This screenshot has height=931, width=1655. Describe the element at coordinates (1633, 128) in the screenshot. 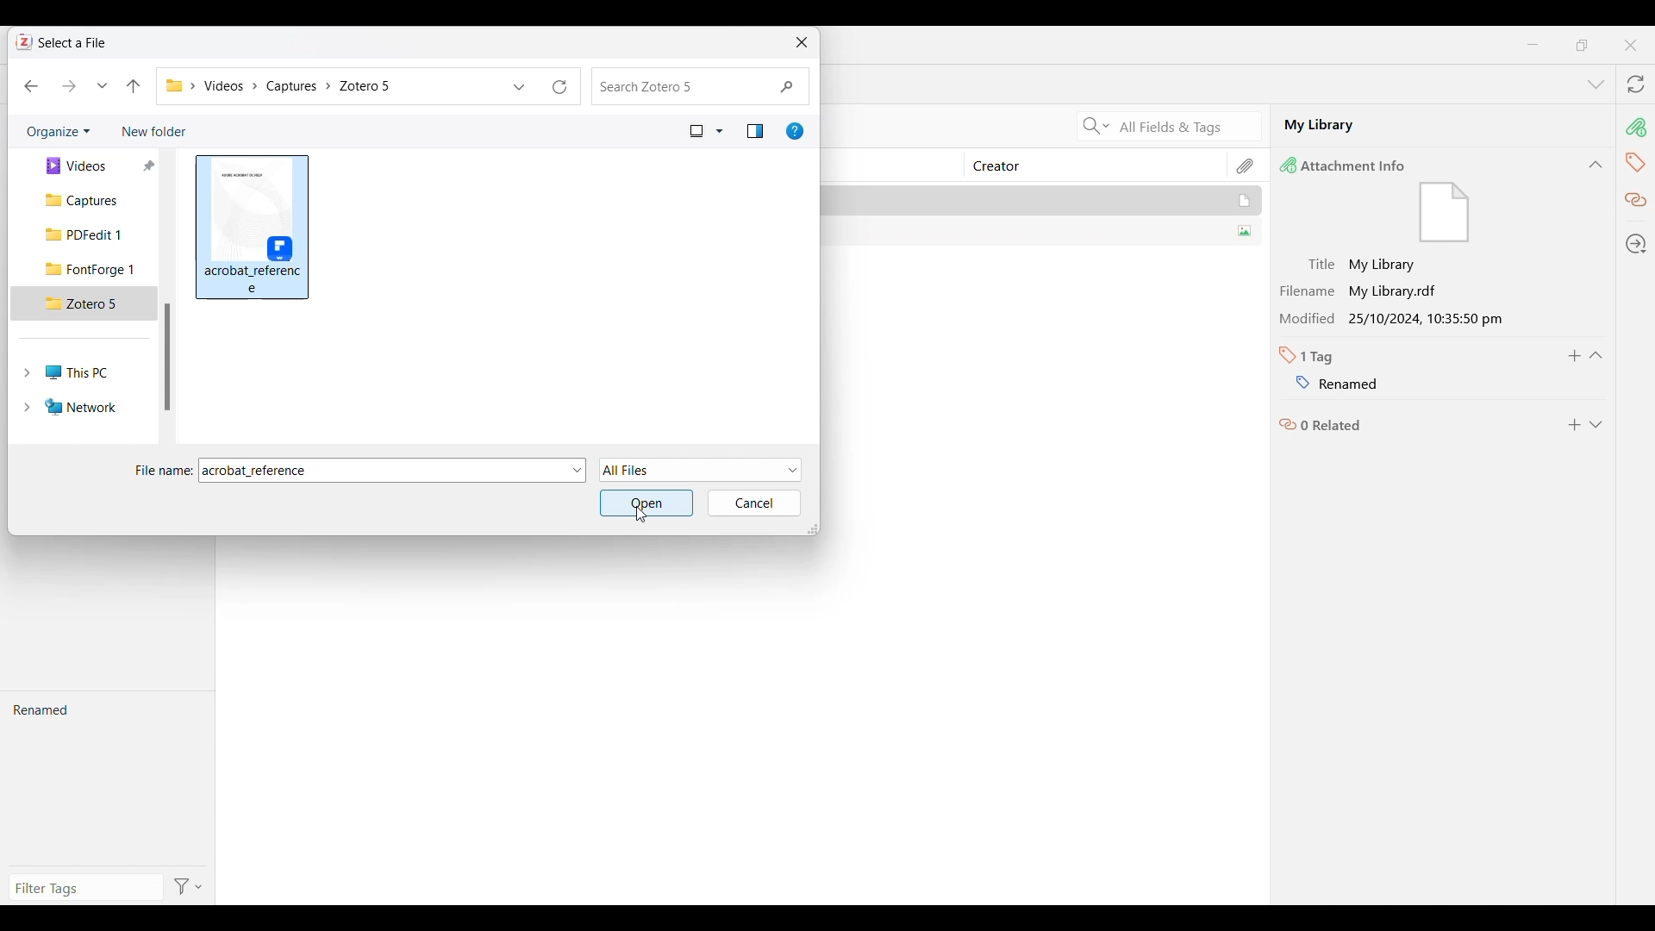

I see `Attachment info` at that location.